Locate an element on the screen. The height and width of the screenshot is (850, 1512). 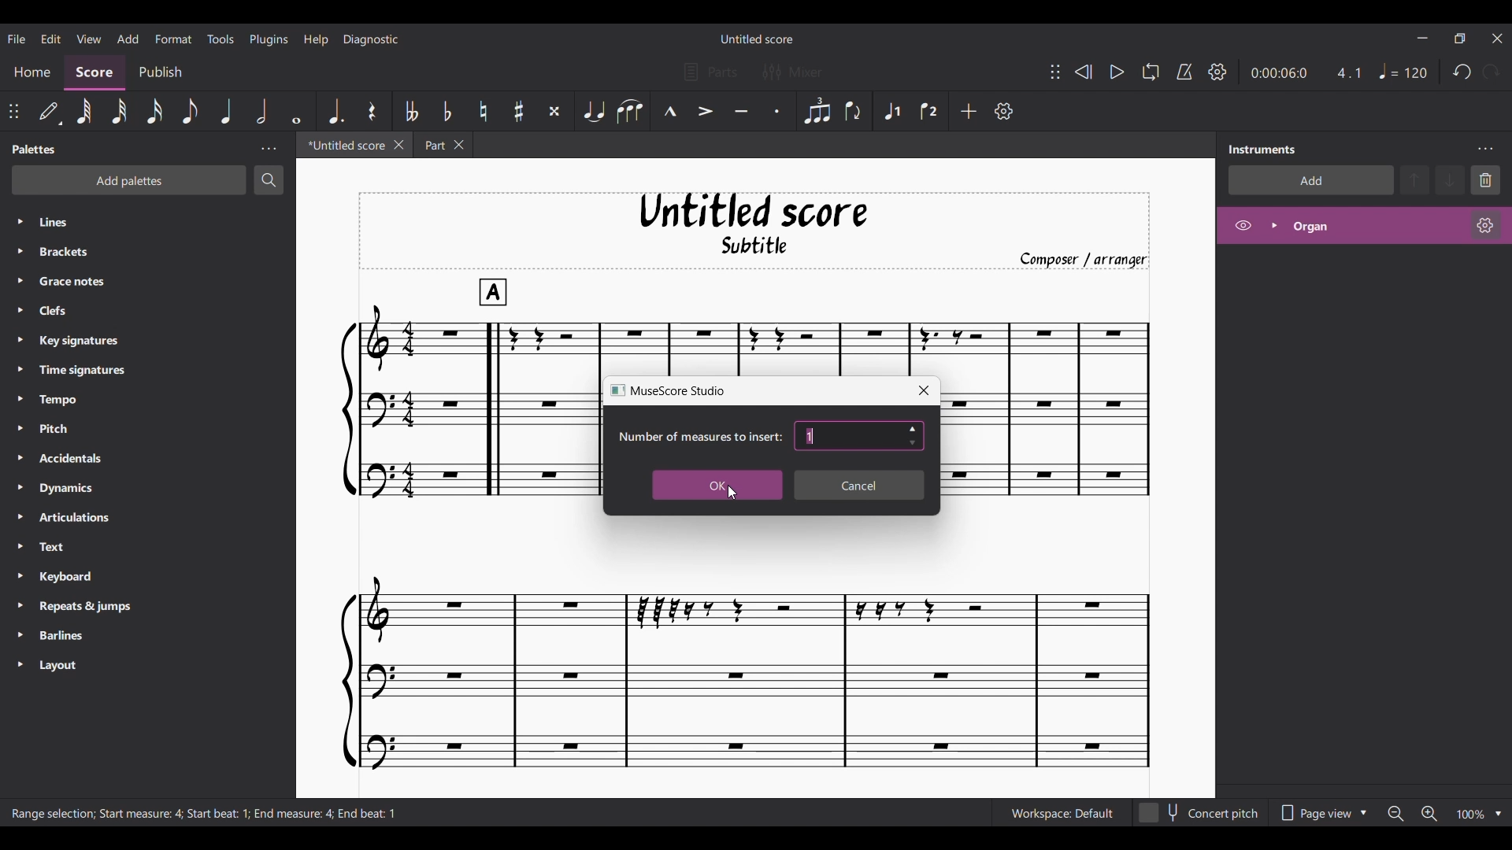
Toggle for concert pitch is located at coordinates (1199, 813).